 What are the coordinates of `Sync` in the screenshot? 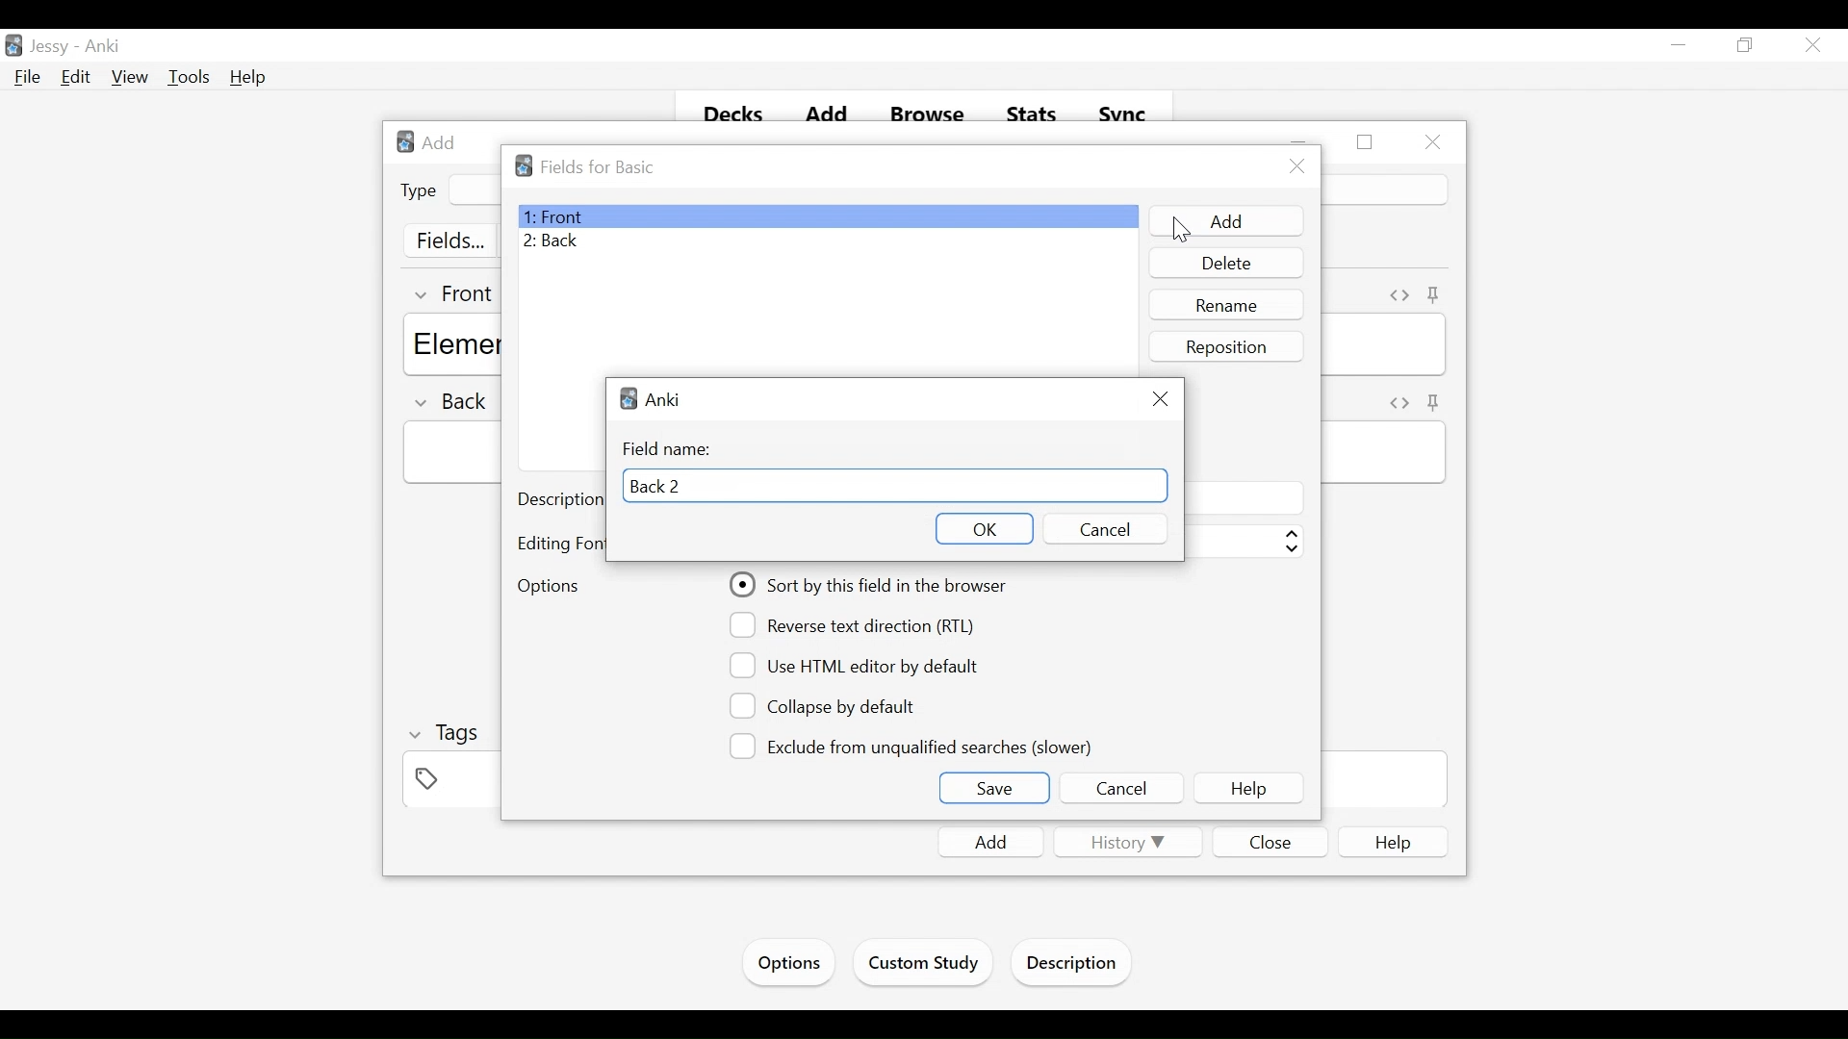 It's located at (1123, 114).